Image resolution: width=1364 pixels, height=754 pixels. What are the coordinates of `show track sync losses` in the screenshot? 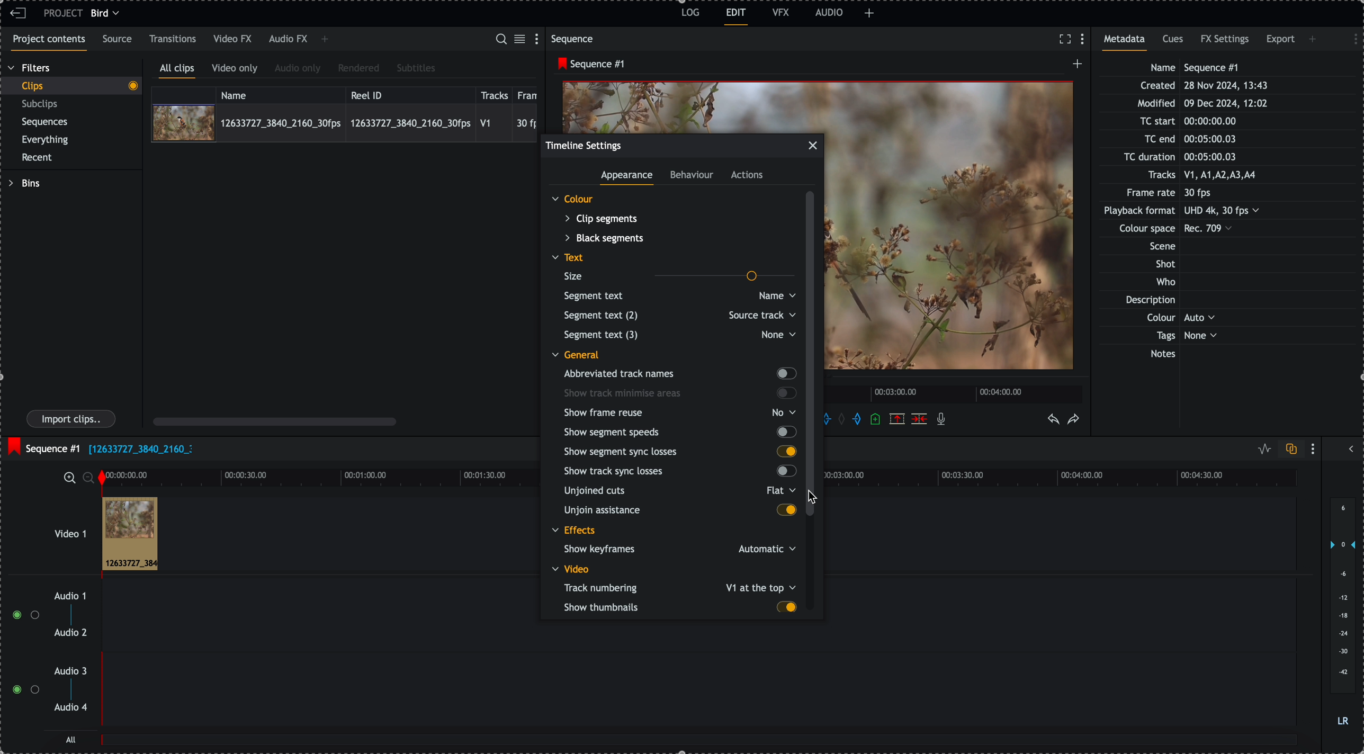 It's located at (679, 472).